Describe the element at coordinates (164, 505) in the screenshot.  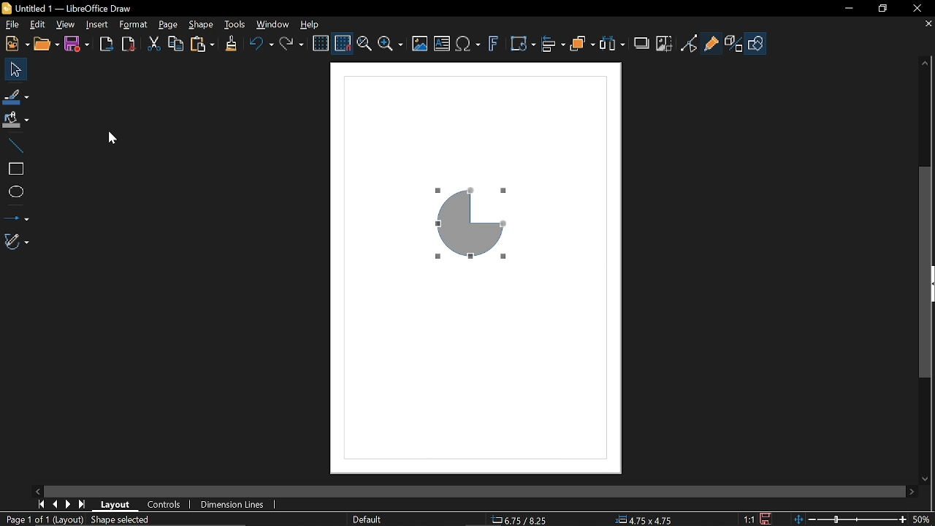
I see `Controls` at that location.